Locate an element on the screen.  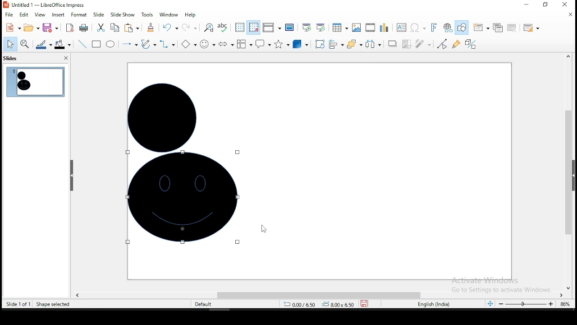
0.00x0.00 is located at coordinates (339, 304).